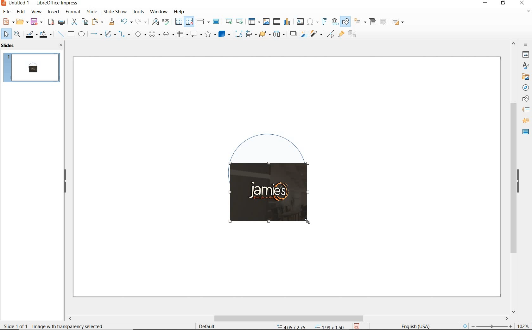 The image size is (532, 330). I want to click on callout shapes, so click(195, 34).